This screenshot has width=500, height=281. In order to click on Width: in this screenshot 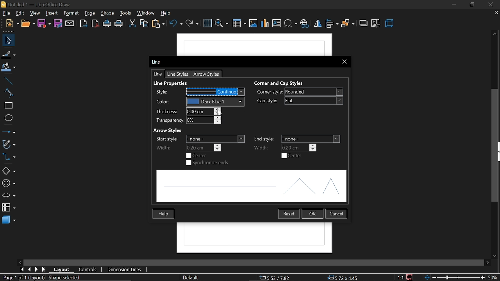, I will do `click(164, 148)`.